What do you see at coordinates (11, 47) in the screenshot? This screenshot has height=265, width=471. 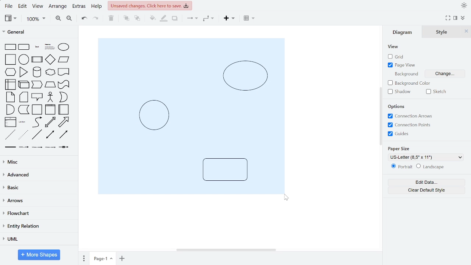 I see `rectangle` at bounding box center [11, 47].